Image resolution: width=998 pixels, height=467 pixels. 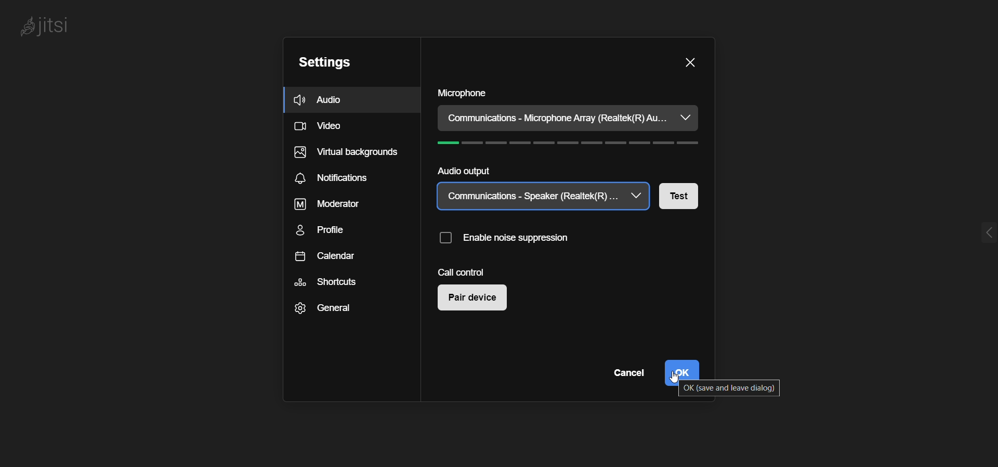 I want to click on pair device, so click(x=477, y=300).